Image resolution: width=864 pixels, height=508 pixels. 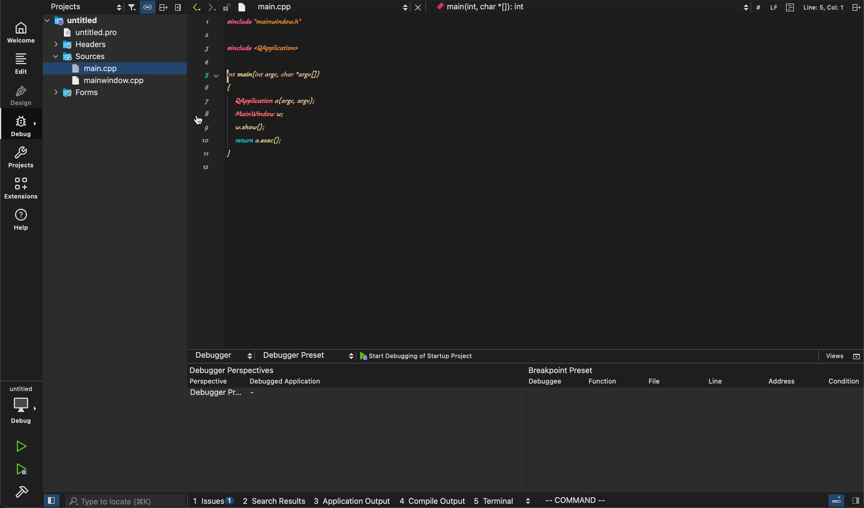 What do you see at coordinates (92, 57) in the screenshot?
I see `sources` at bounding box center [92, 57].